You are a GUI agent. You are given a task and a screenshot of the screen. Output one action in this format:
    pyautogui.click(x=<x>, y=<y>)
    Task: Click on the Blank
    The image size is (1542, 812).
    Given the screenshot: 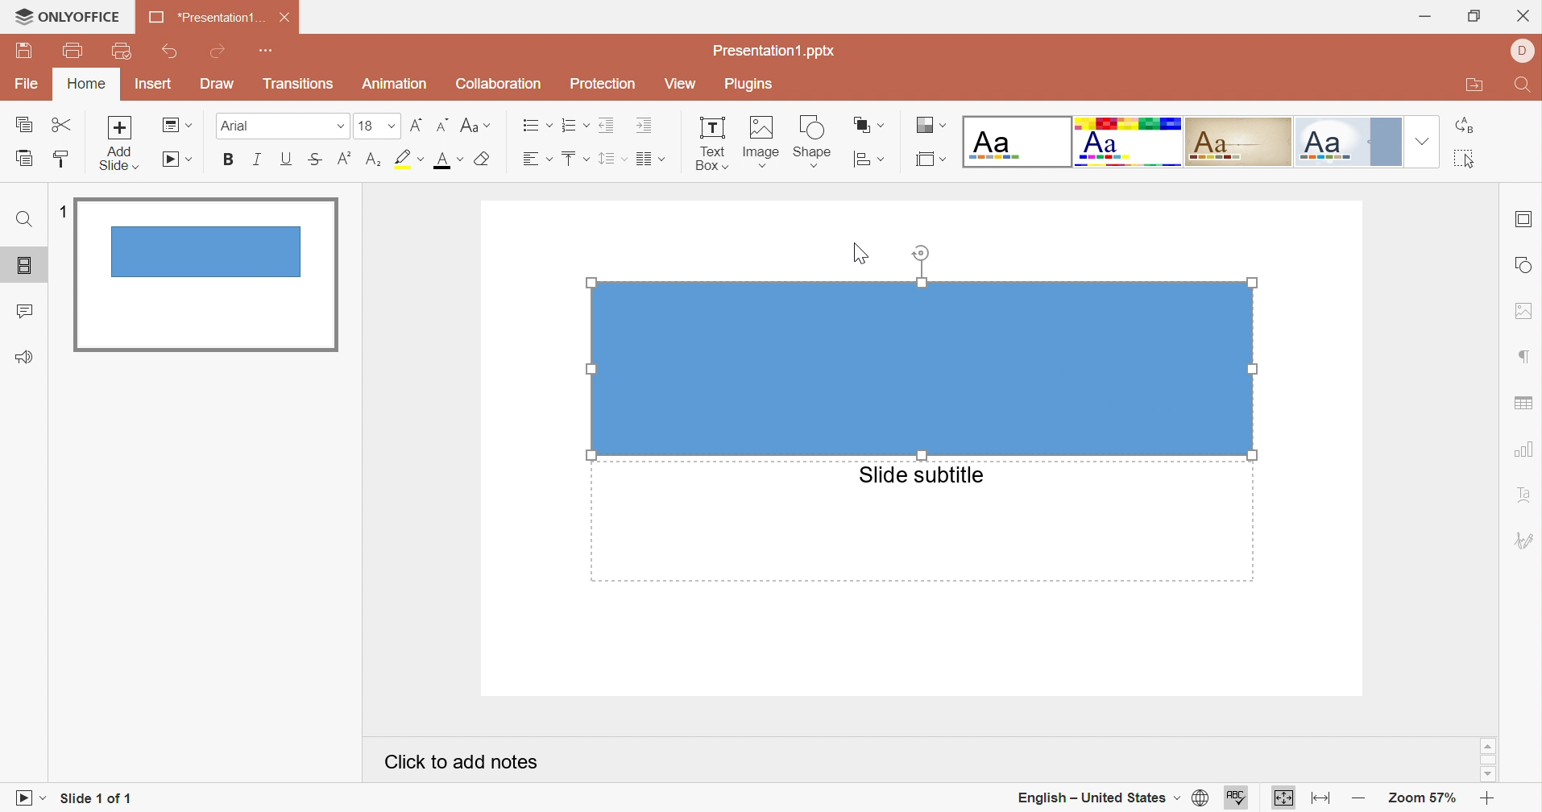 What is the action you would take?
    pyautogui.click(x=1019, y=142)
    